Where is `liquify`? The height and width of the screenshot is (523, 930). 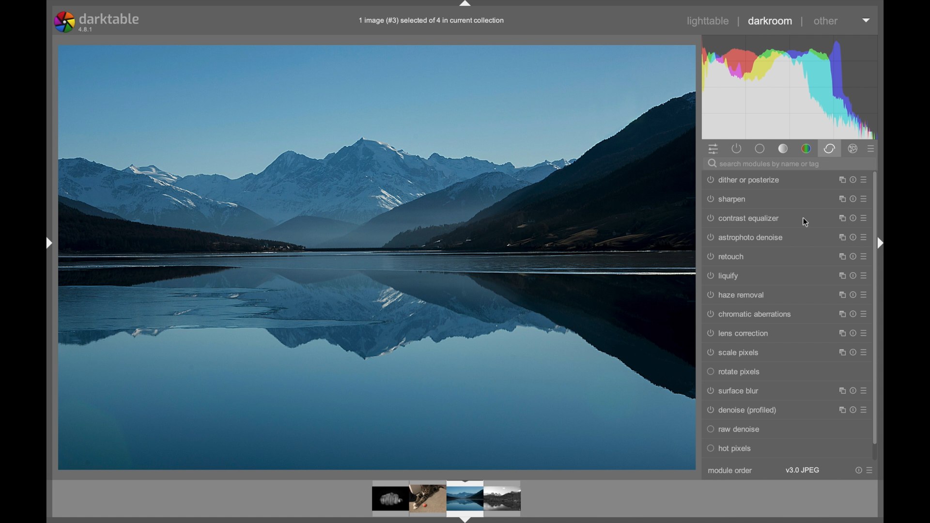
liquify is located at coordinates (723, 276).